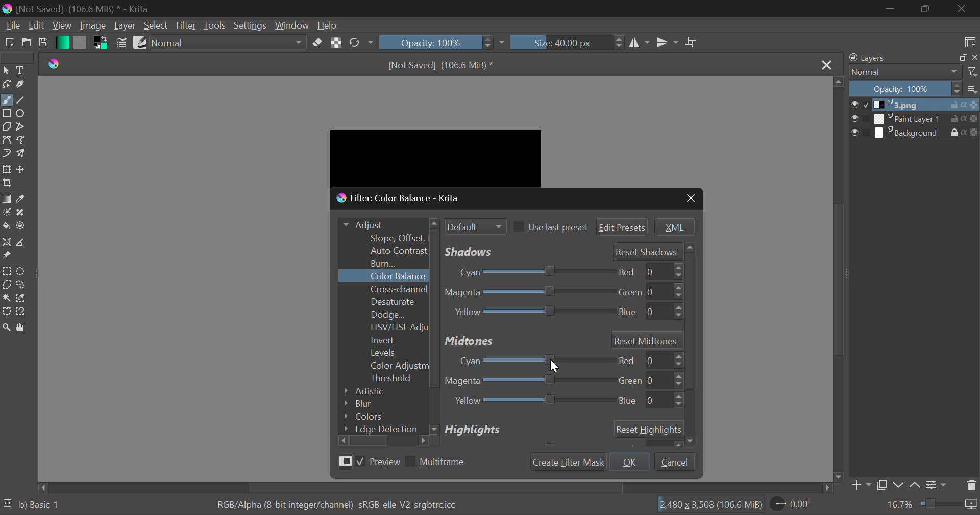 The width and height of the screenshot is (980, 515). I want to click on Slope Offset, so click(398, 238).